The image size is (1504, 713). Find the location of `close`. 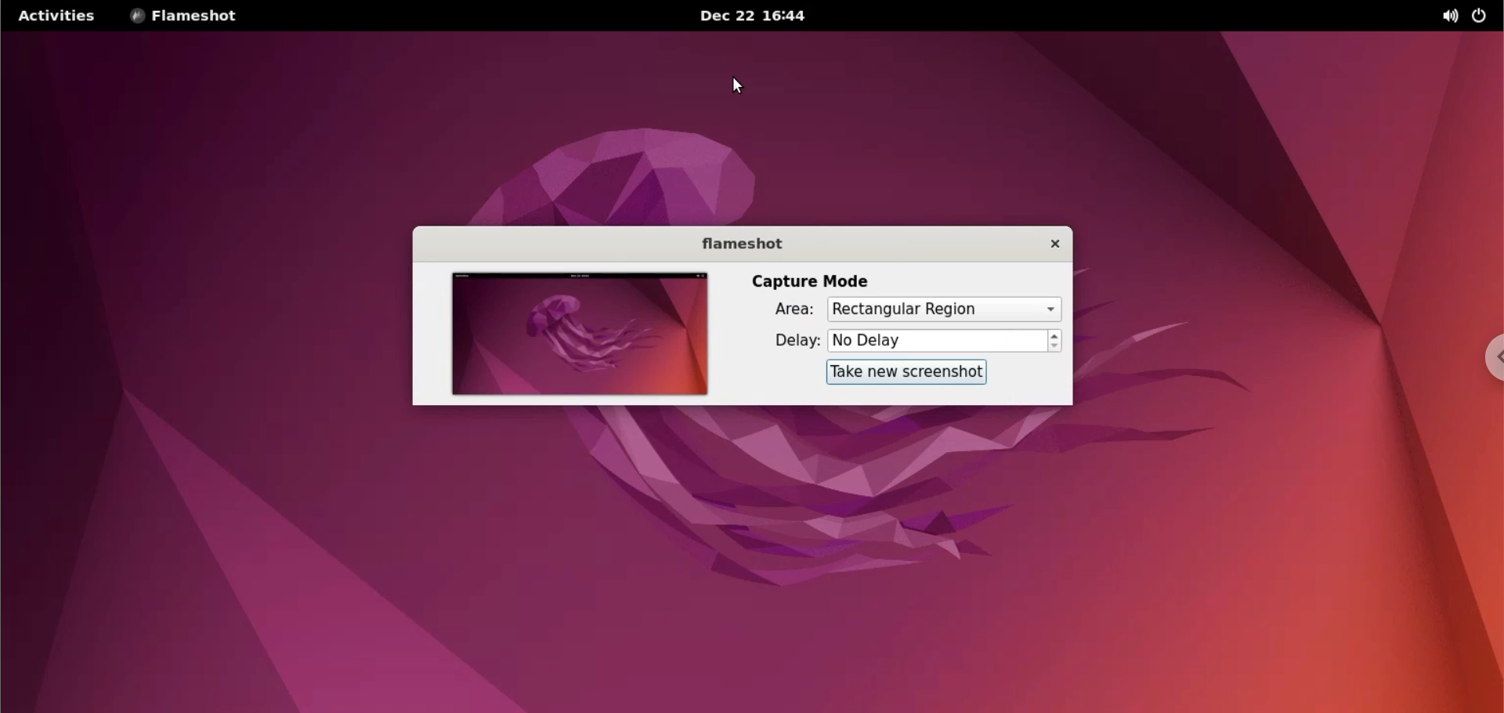

close is located at coordinates (1049, 243).